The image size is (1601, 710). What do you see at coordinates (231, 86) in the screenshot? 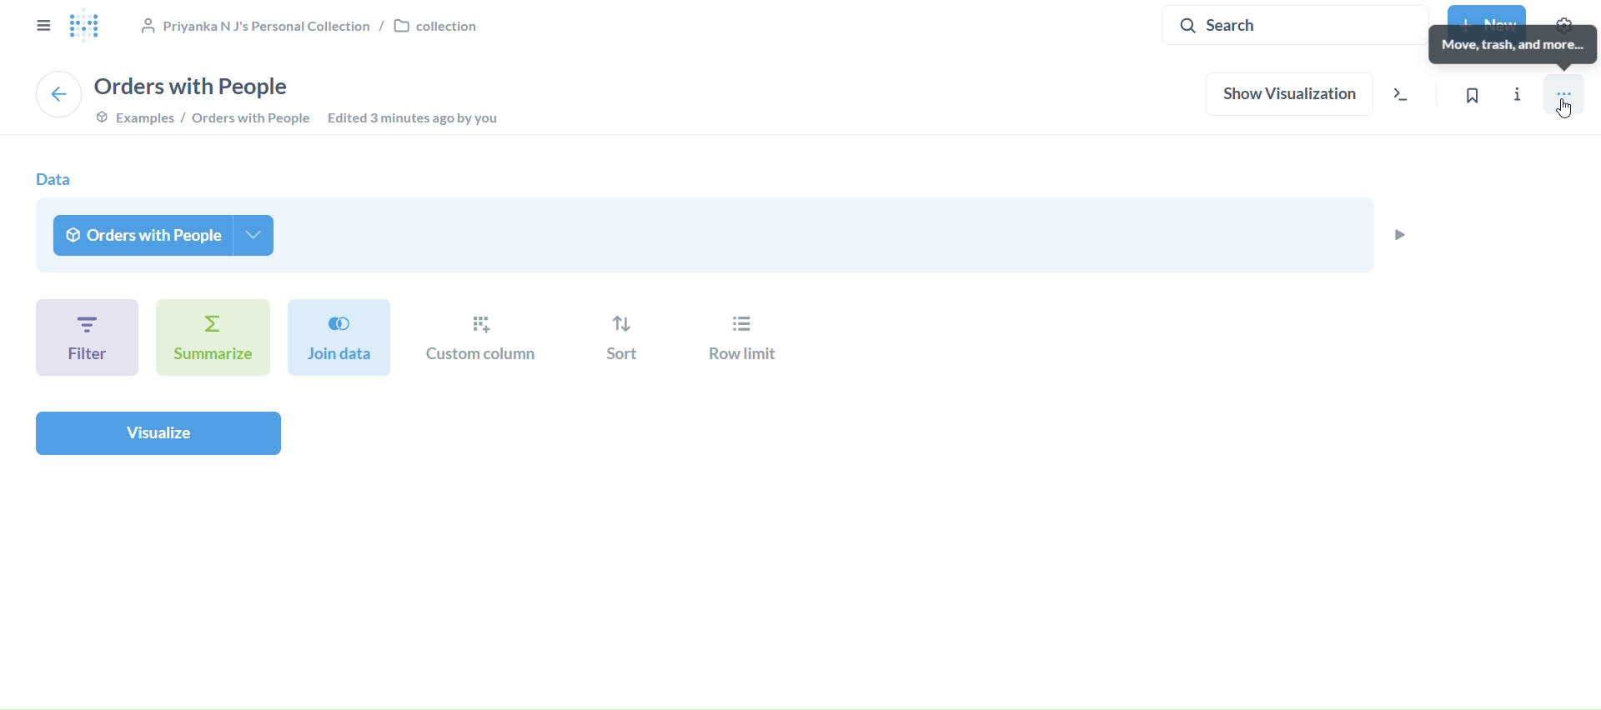
I see `orders with people` at bounding box center [231, 86].